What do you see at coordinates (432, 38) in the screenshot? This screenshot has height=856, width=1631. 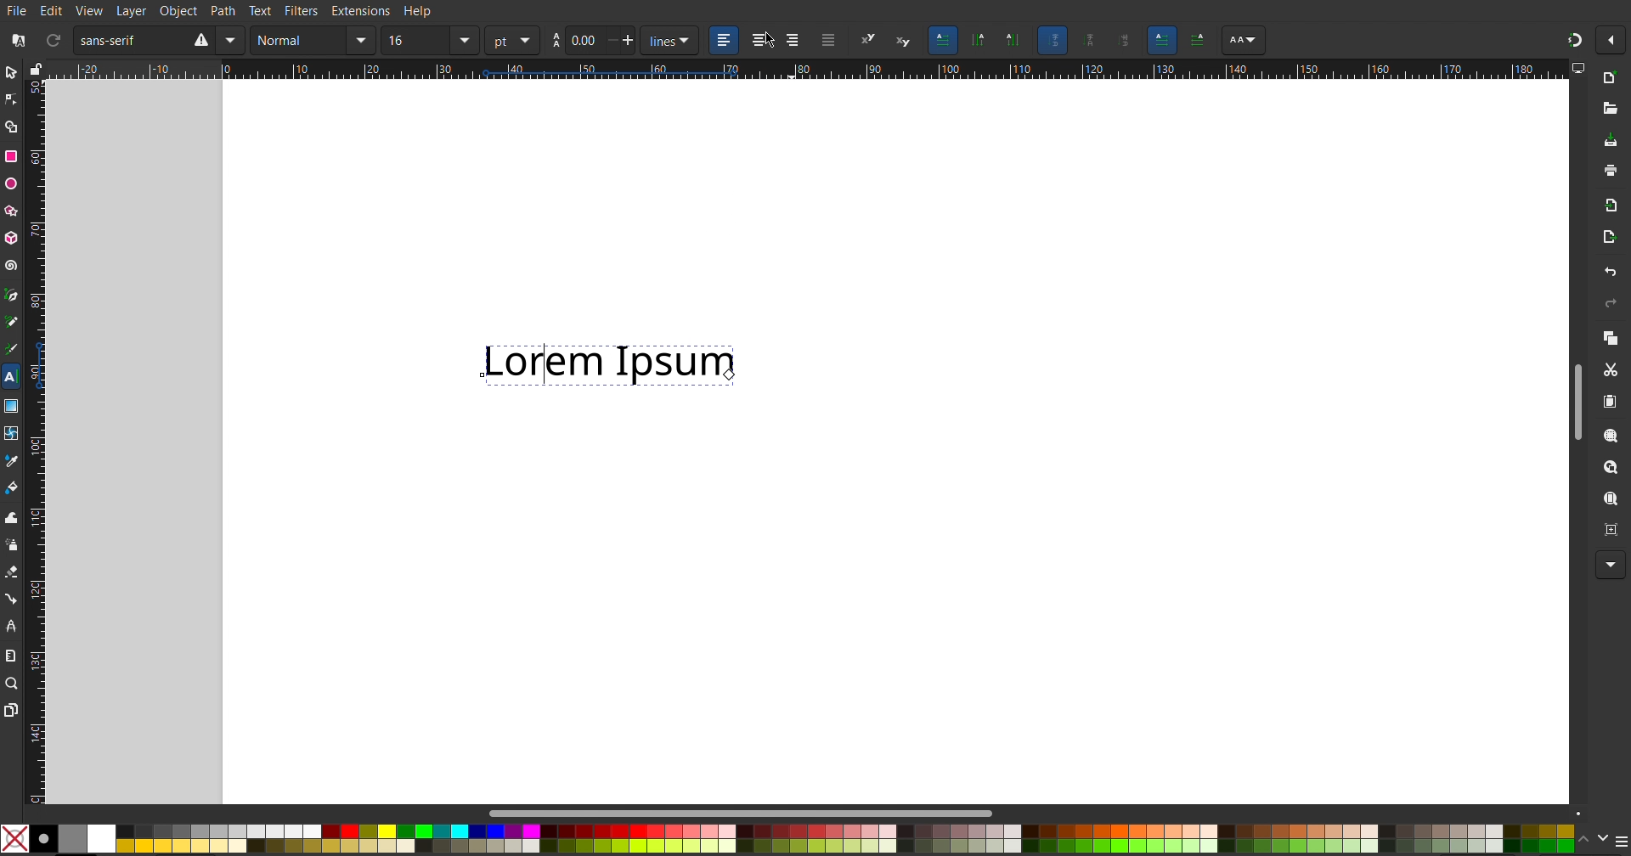 I see `Font Size` at bounding box center [432, 38].